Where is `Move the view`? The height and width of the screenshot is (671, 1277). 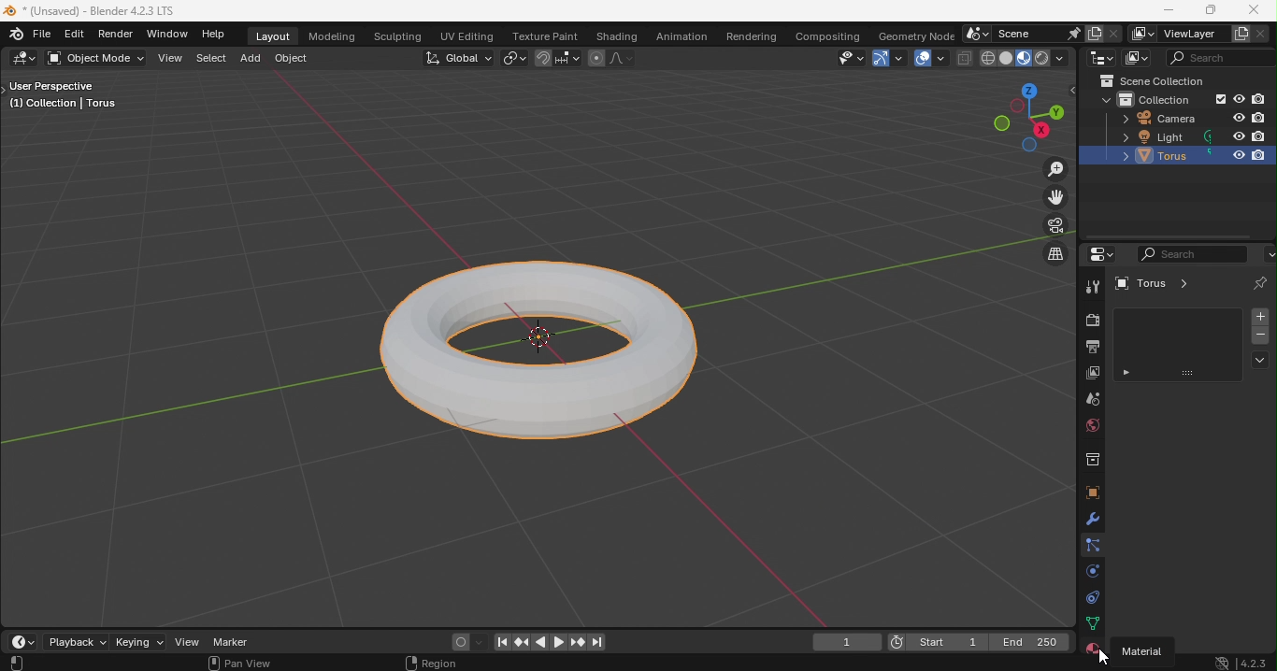 Move the view is located at coordinates (1055, 196).